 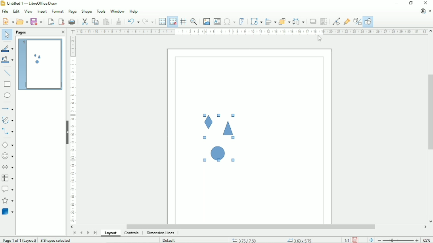 I want to click on Distribute, so click(x=299, y=21).